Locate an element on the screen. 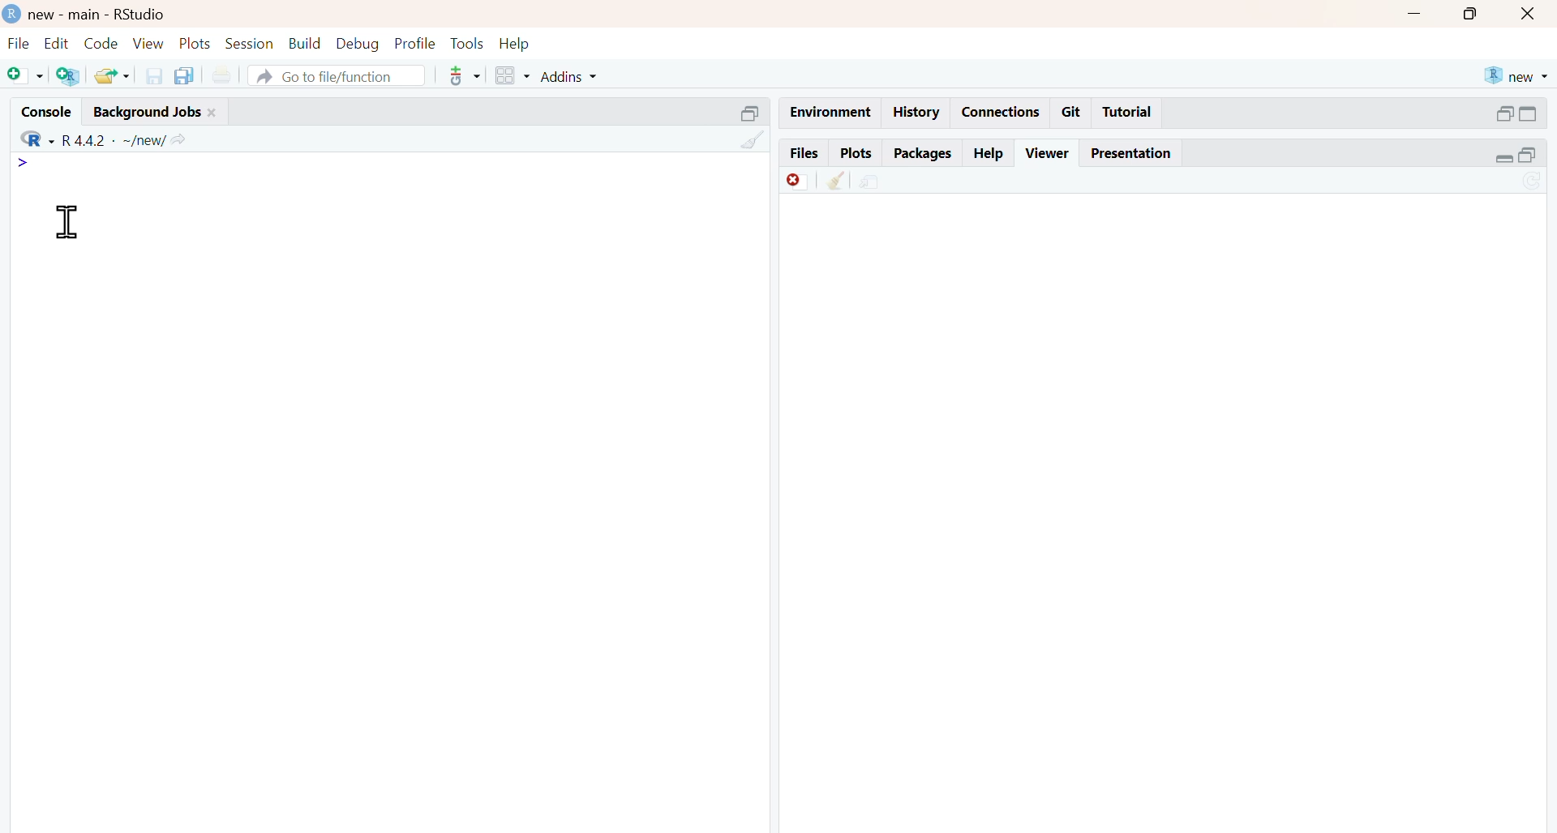  presentation is located at coordinates (1129, 153).